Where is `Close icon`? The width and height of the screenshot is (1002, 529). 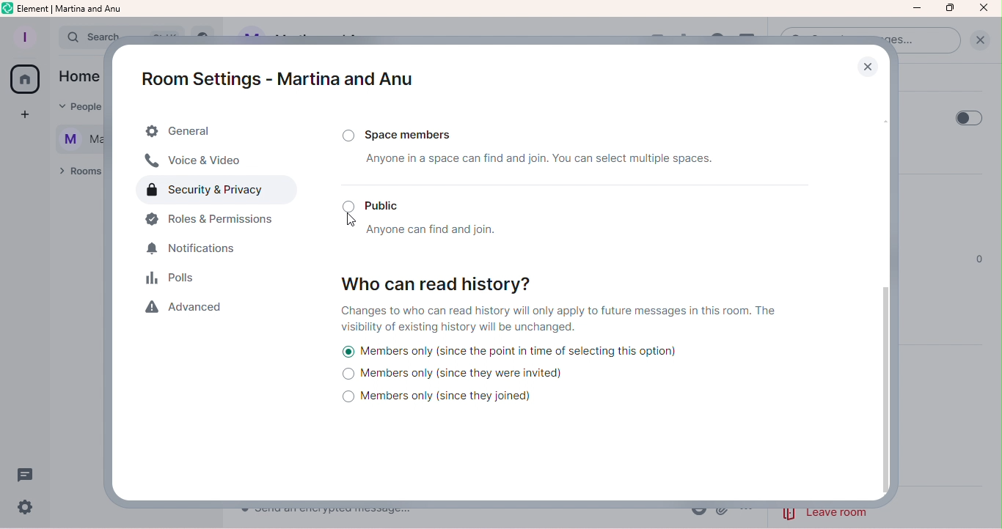
Close icon is located at coordinates (984, 9).